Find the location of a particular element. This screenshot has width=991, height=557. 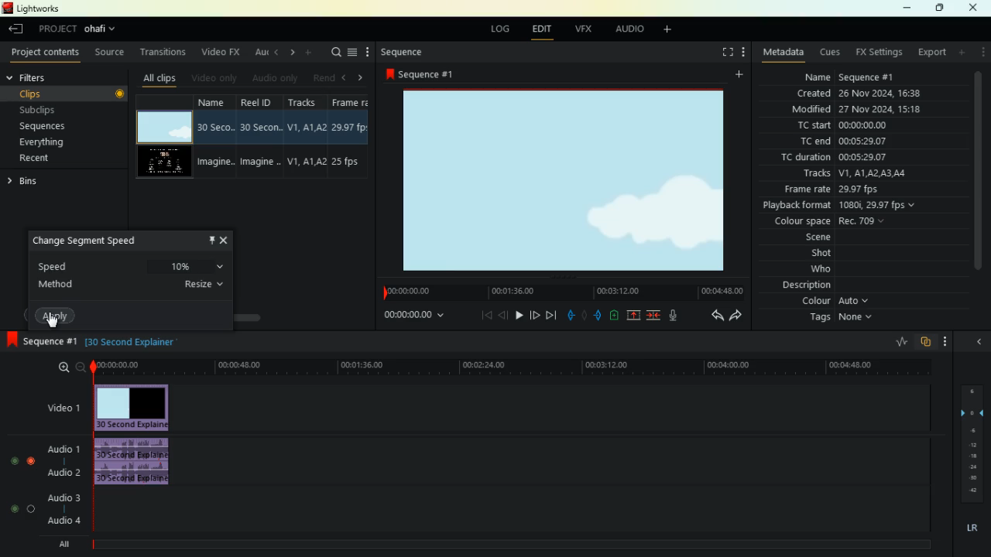

image is located at coordinates (566, 179).